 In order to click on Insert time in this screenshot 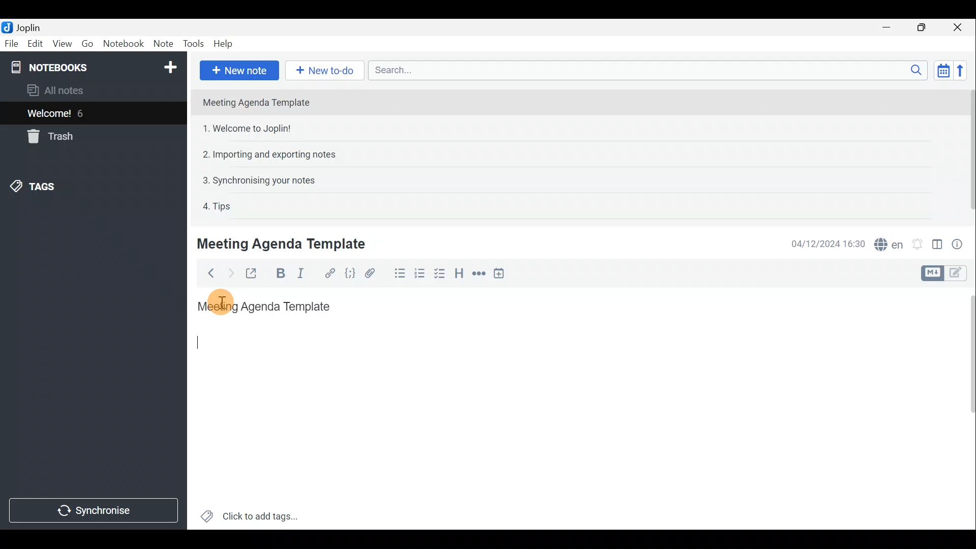, I will do `click(501, 275)`.